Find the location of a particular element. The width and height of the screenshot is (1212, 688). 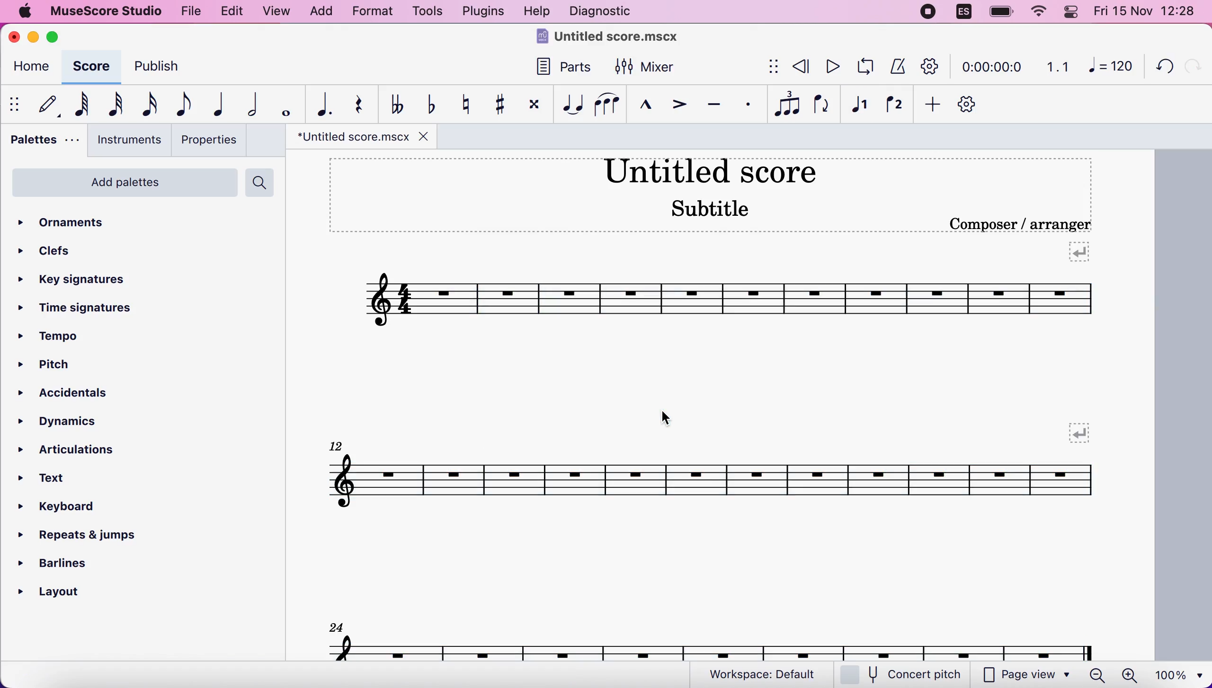

diagnostic is located at coordinates (604, 12).